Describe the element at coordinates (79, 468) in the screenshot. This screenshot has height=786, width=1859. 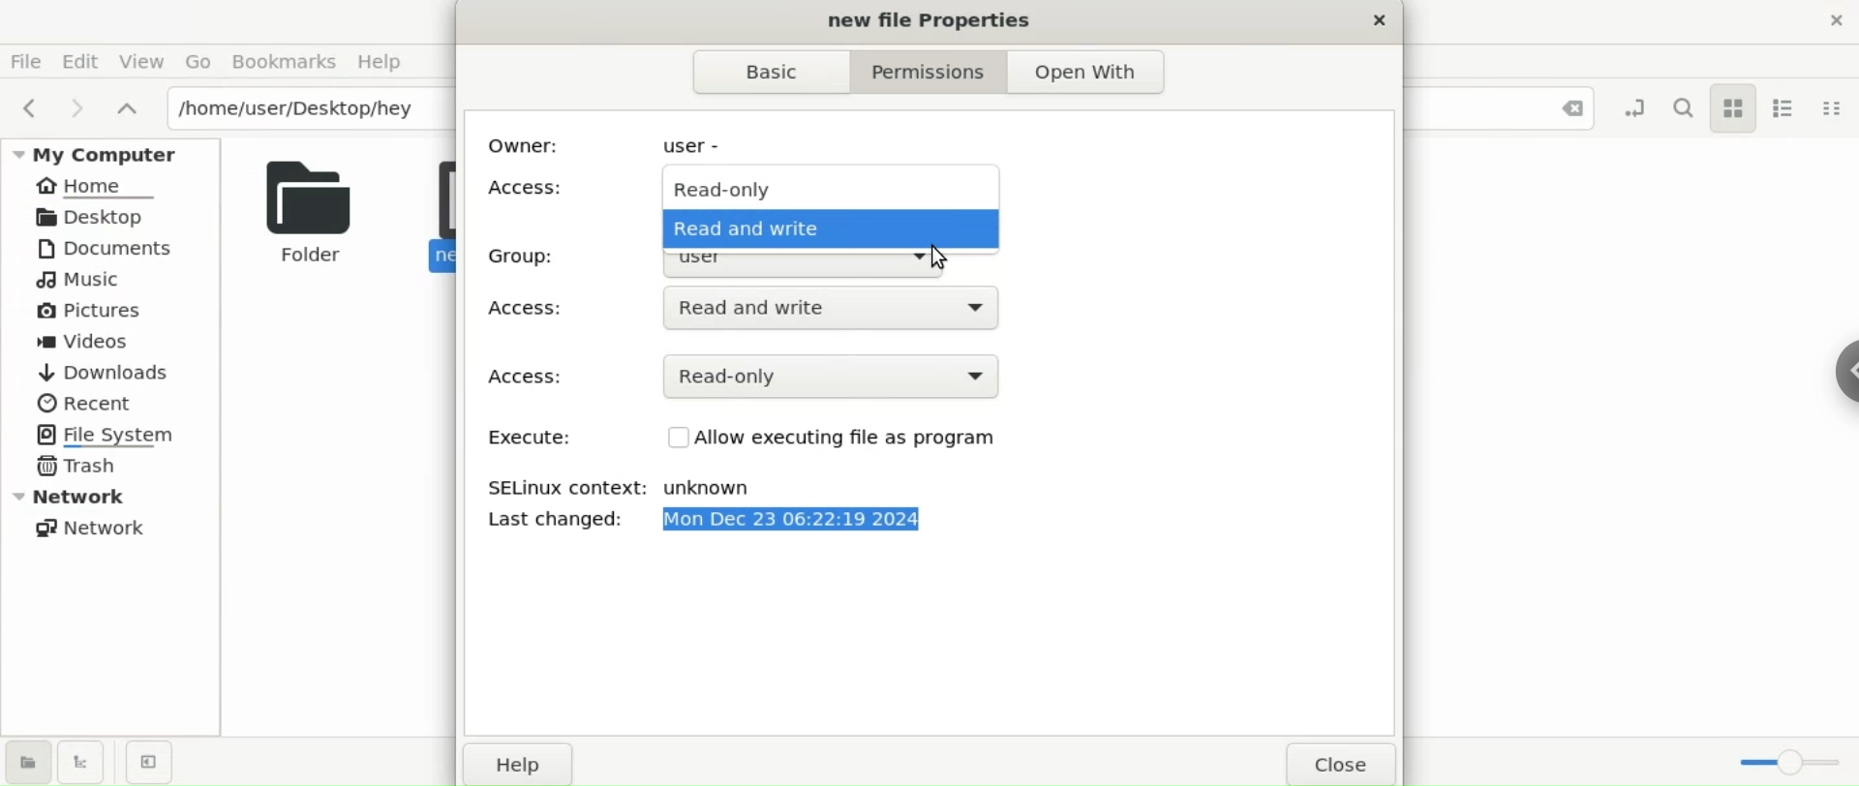
I see `Trash` at that location.